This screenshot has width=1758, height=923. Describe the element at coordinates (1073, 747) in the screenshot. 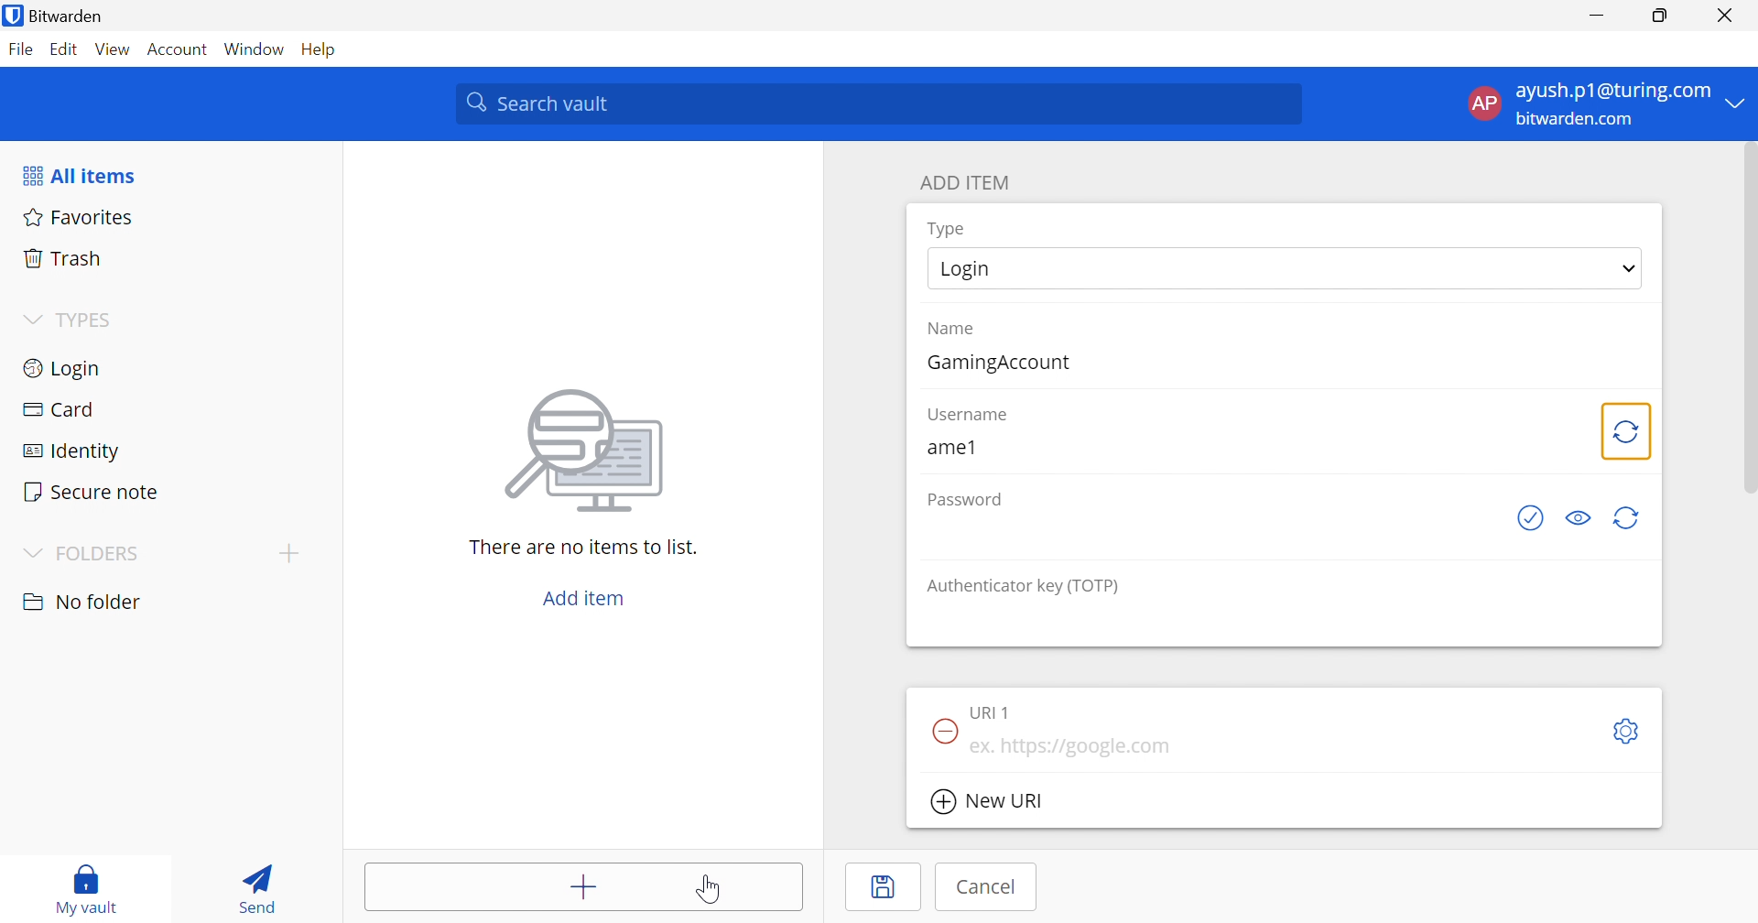

I see `ex. https://google.com` at that location.